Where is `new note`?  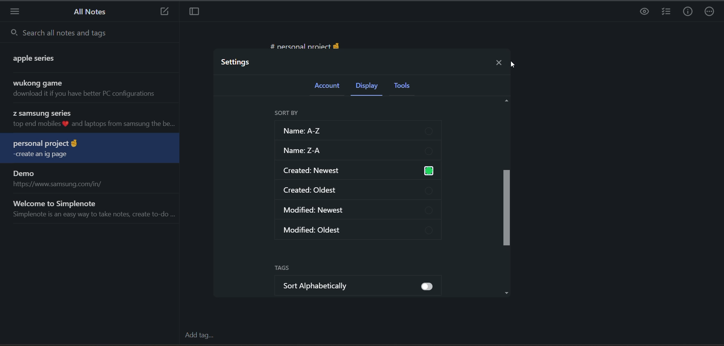
new note is located at coordinates (163, 12).